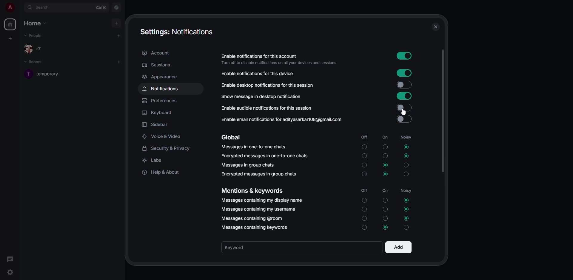  Describe the element at coordinates (364, 156) in the screenshot. I see `off` at that location.